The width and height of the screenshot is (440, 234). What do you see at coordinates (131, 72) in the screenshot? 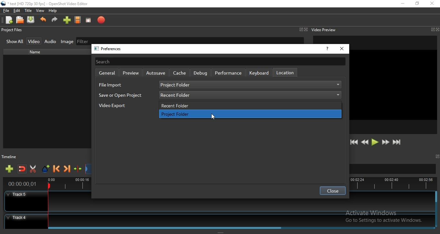
I see `preview` at bounding box center [131, 72].